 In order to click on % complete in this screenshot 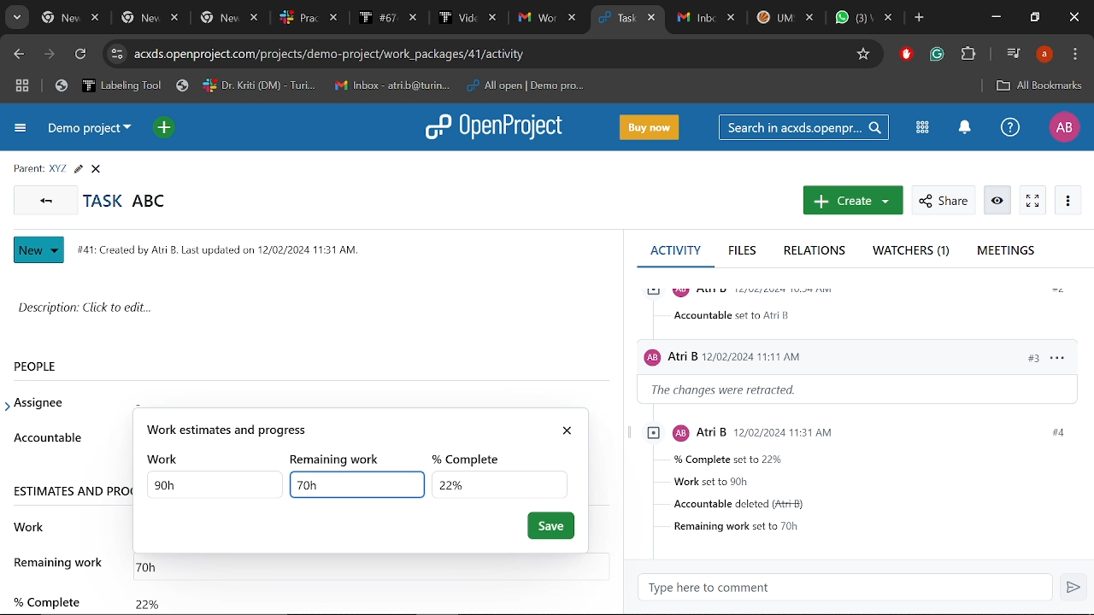, I will do `click(45, 594)`.